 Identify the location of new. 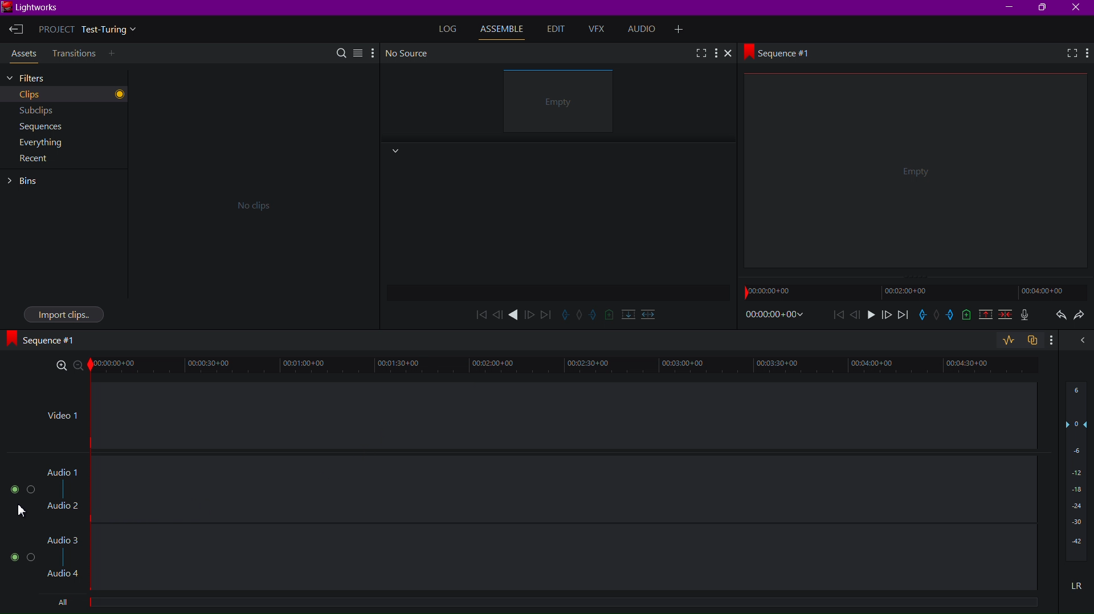
(965, 317).